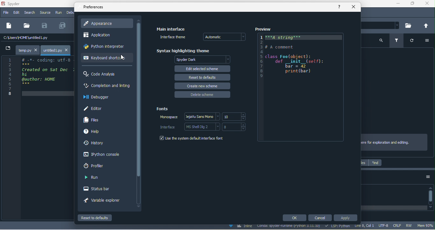 Image resolution: width=435 pixels, height=230 pixels. Describe the element at coordinates (168, 127) in the screenshot. I see `interface` at that location.